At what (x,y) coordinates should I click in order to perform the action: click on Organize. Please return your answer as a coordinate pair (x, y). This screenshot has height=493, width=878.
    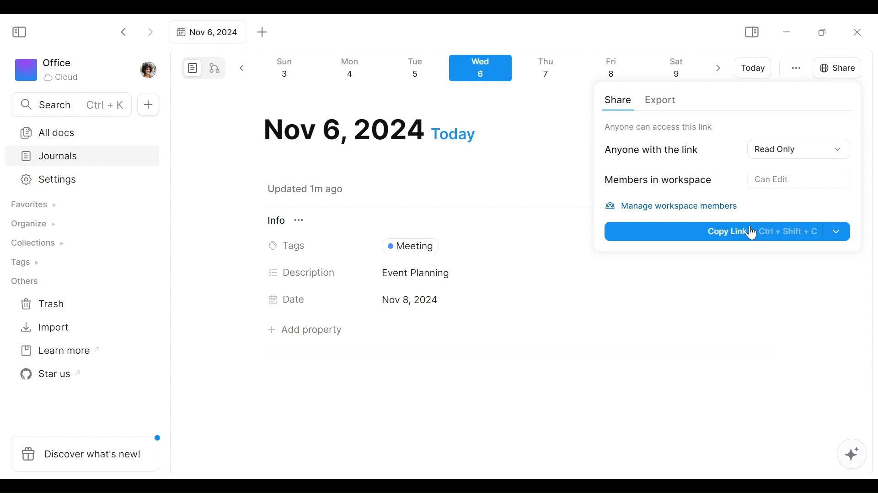
    Looking at the image, I should click on (32, 225).